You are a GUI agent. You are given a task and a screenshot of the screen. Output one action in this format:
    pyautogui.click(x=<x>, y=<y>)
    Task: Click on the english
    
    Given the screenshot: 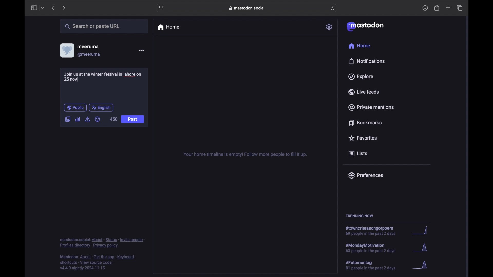 What is the action you would take?
    pyautogui.click(x=101, y=107)
    